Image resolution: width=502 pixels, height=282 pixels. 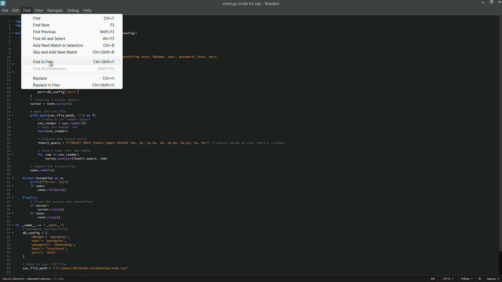 I want to click on find next, so click(x=41, y=25).